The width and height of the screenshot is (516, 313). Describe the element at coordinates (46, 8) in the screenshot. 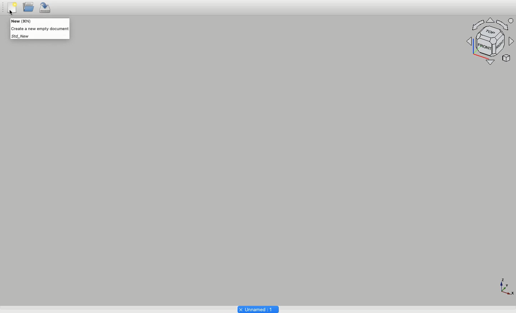

I see `Save` at that location.